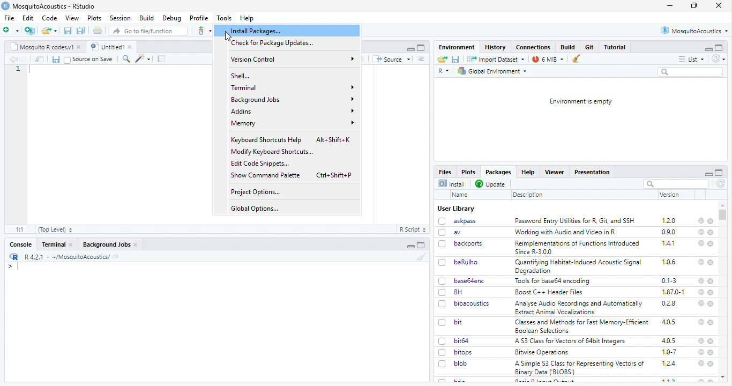  Describe the element at coordinates (392, 60) in the screenshot. I see `Source` at that location.